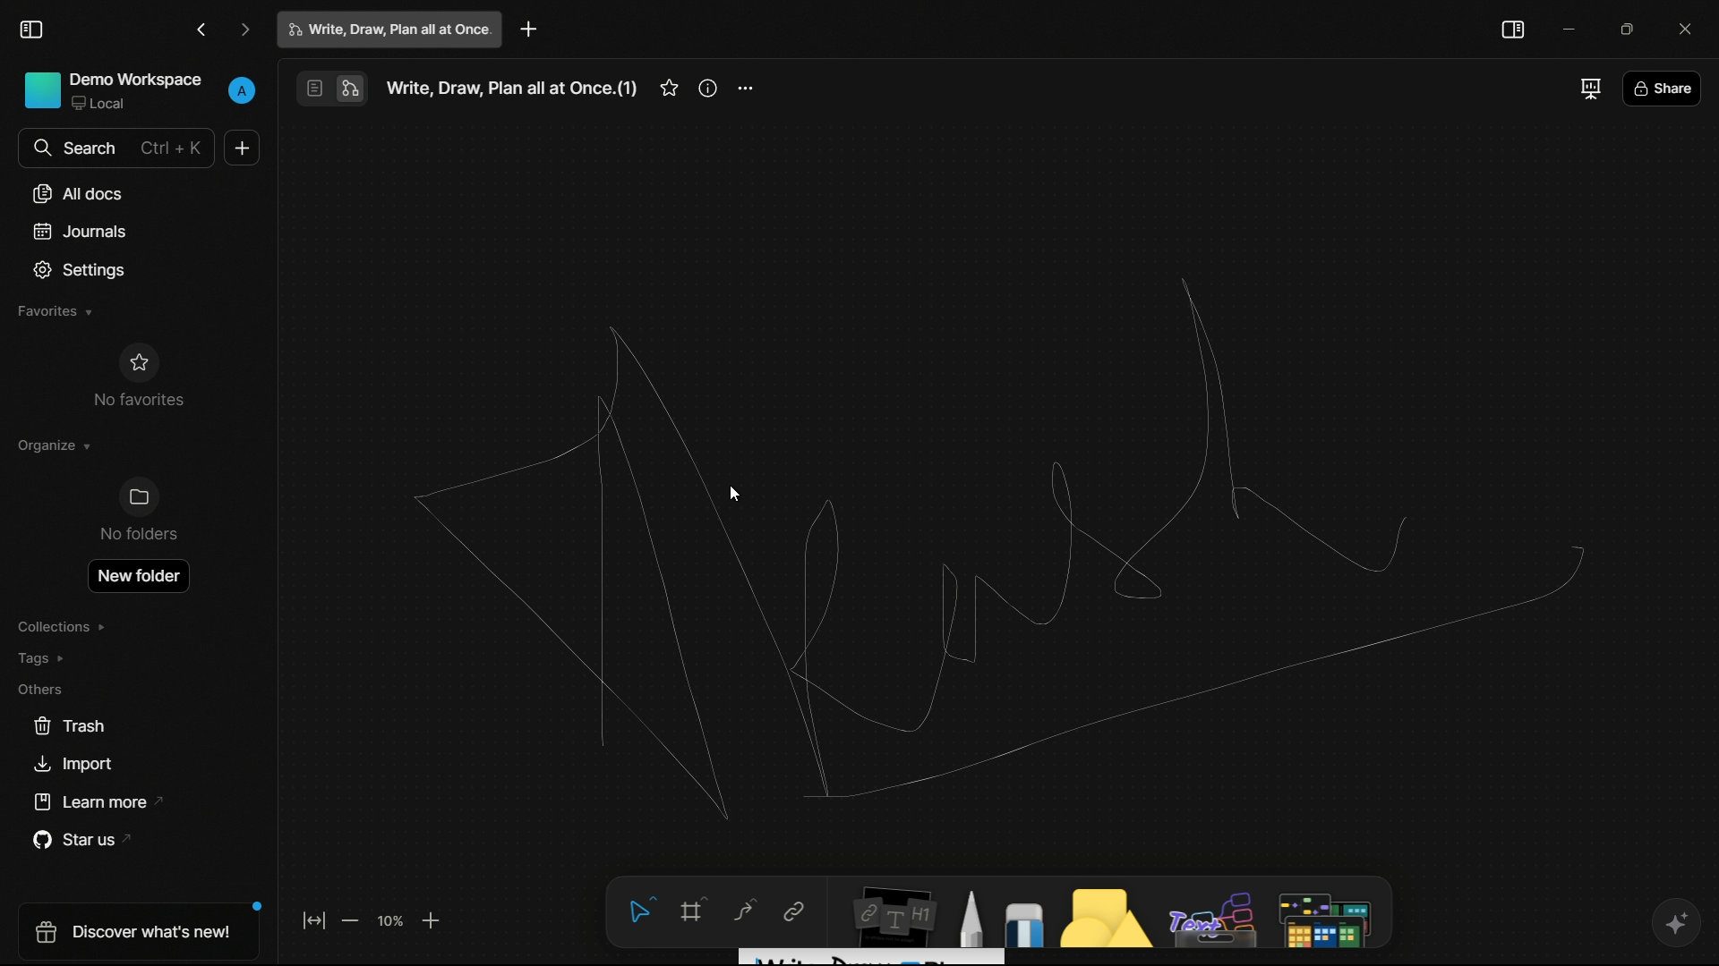 The image size is (1719, 966). Describe the element at coordinates (390, 30) in the screenshot. I see `write, draw, plan all at once` at that location.